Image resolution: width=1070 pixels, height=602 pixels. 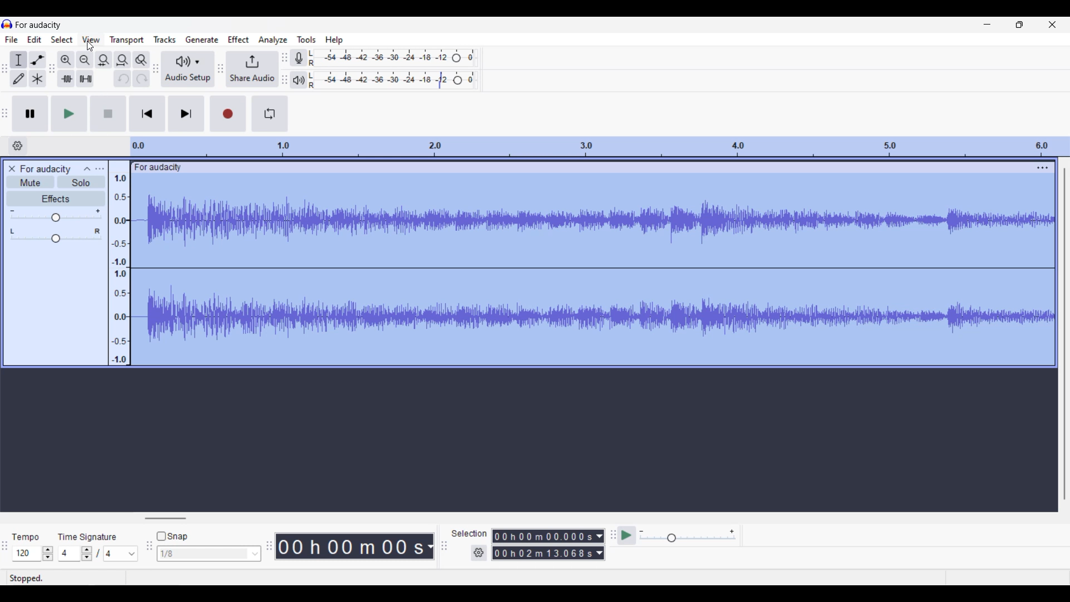 I want to click on Fit selection to width, so click(x=104, y=60).